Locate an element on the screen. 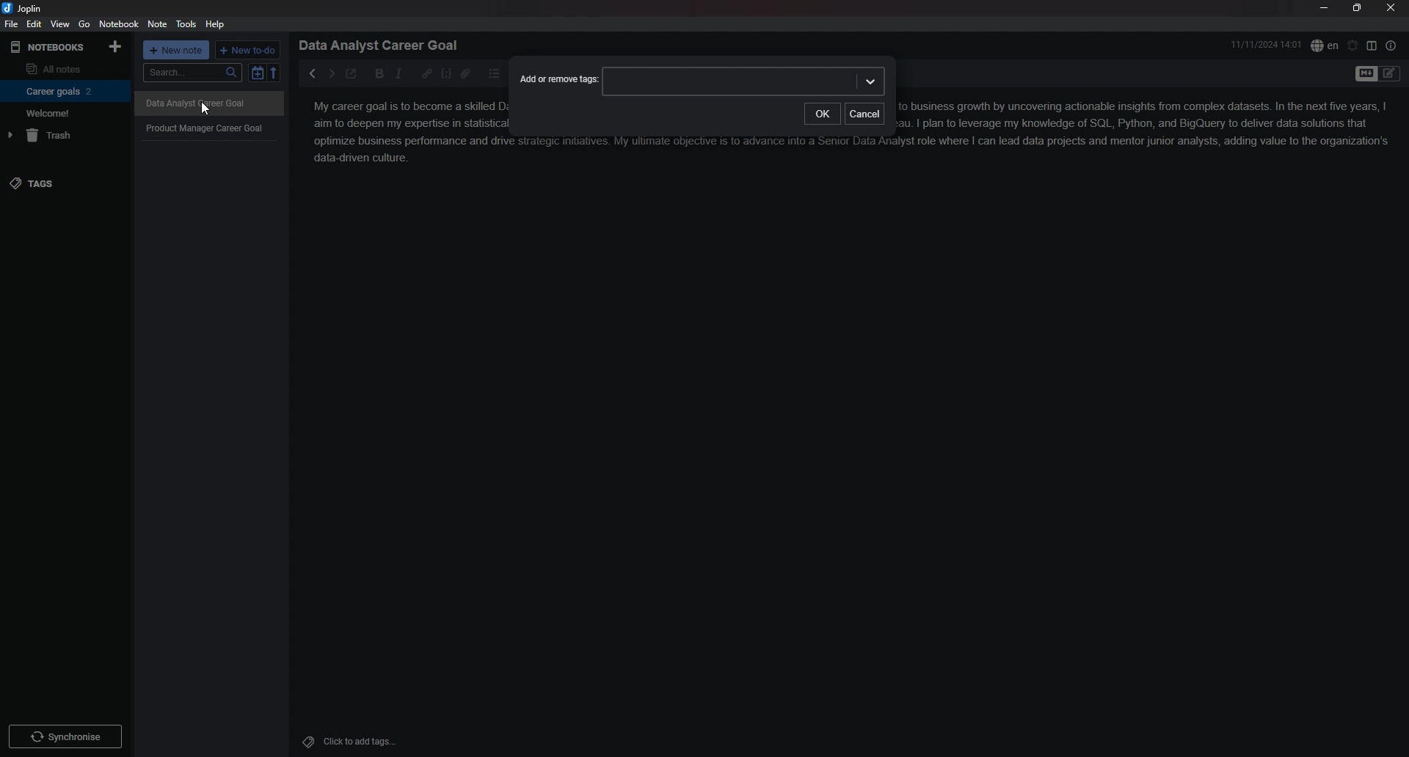  italic is located at coordinates (398, 74).